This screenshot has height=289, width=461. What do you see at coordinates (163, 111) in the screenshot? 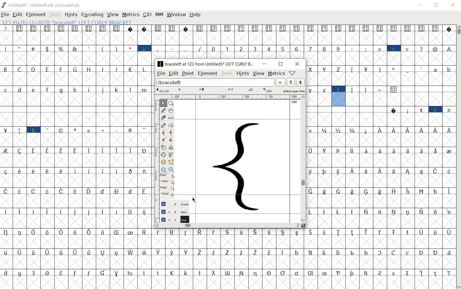
I see `draw a freehand curve` at bounding box center [163, 111].